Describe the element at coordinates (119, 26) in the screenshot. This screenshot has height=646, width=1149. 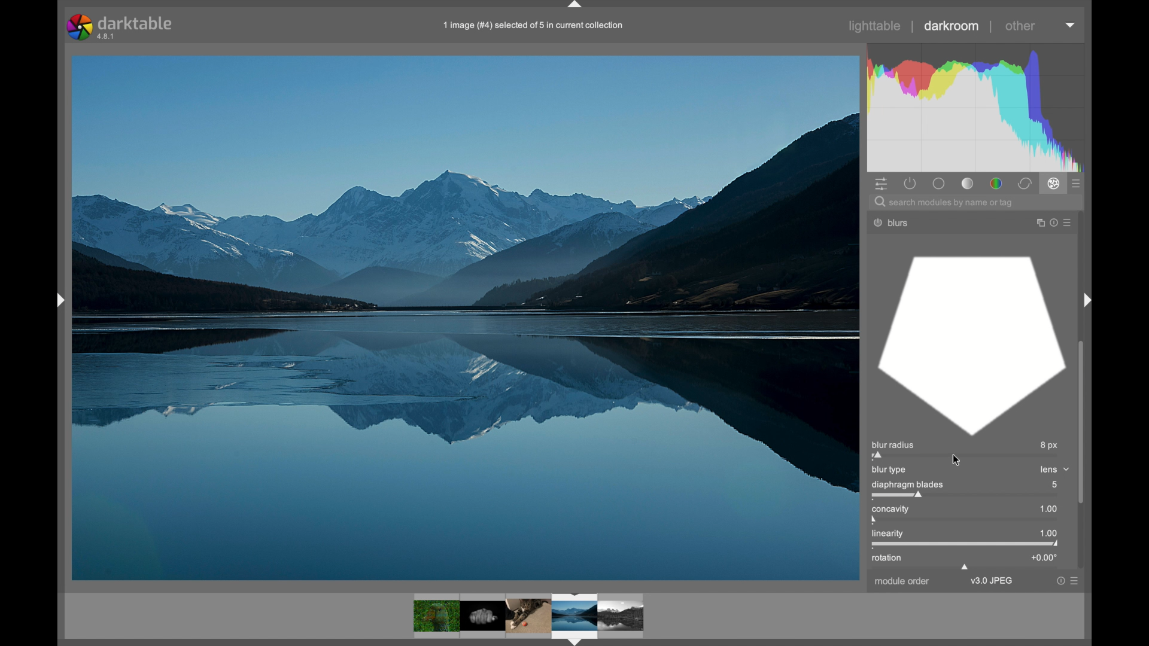
I see `darktable` at that location.